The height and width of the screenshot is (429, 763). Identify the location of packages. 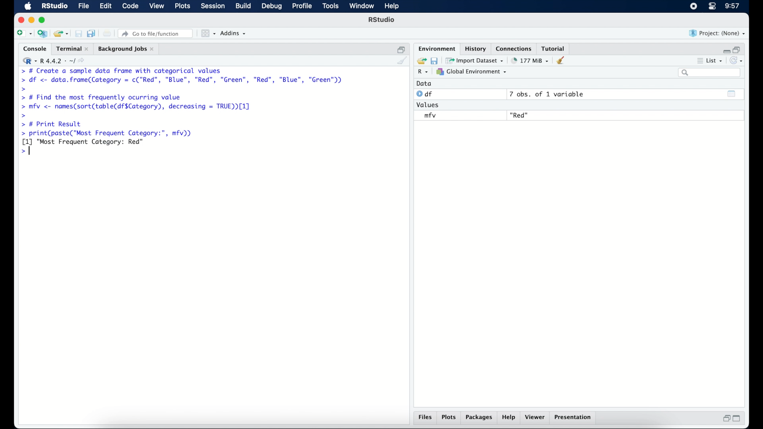
(480, 418).